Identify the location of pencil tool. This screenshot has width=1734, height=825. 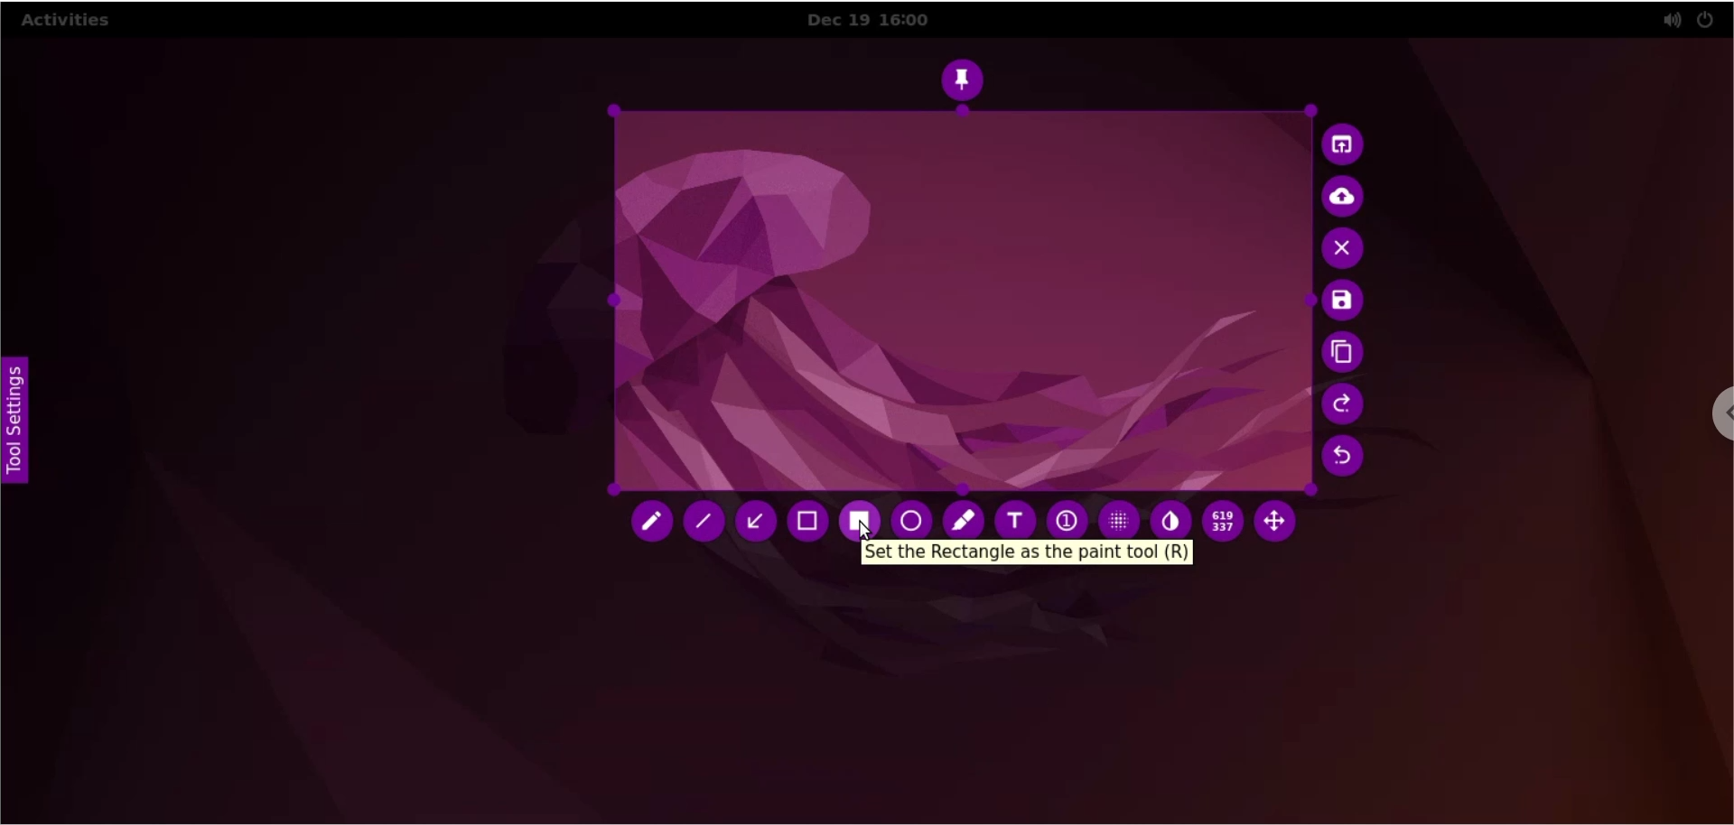
(651, 525).